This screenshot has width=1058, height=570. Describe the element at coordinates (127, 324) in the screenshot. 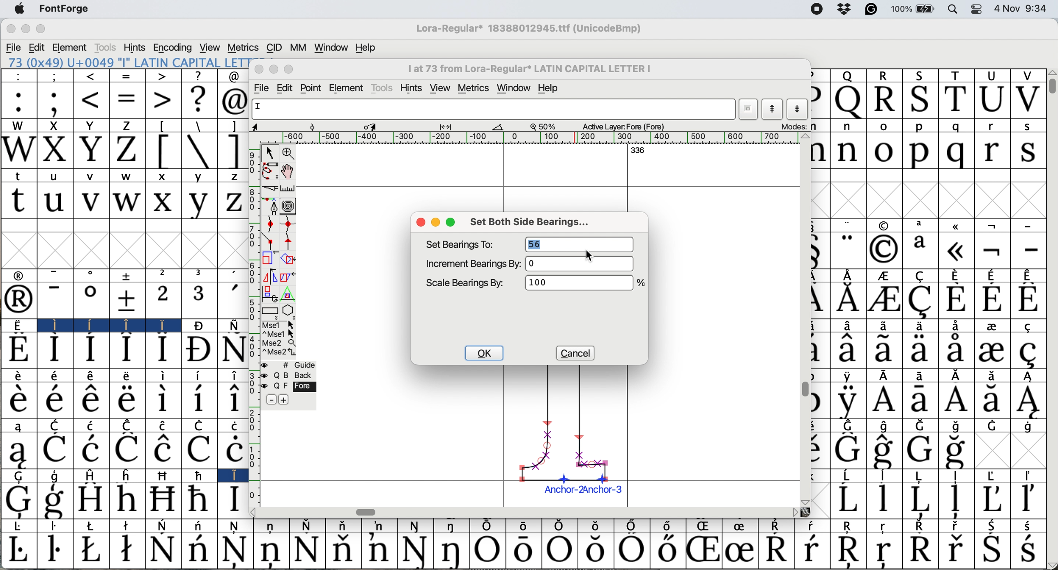

I see `` at that location.